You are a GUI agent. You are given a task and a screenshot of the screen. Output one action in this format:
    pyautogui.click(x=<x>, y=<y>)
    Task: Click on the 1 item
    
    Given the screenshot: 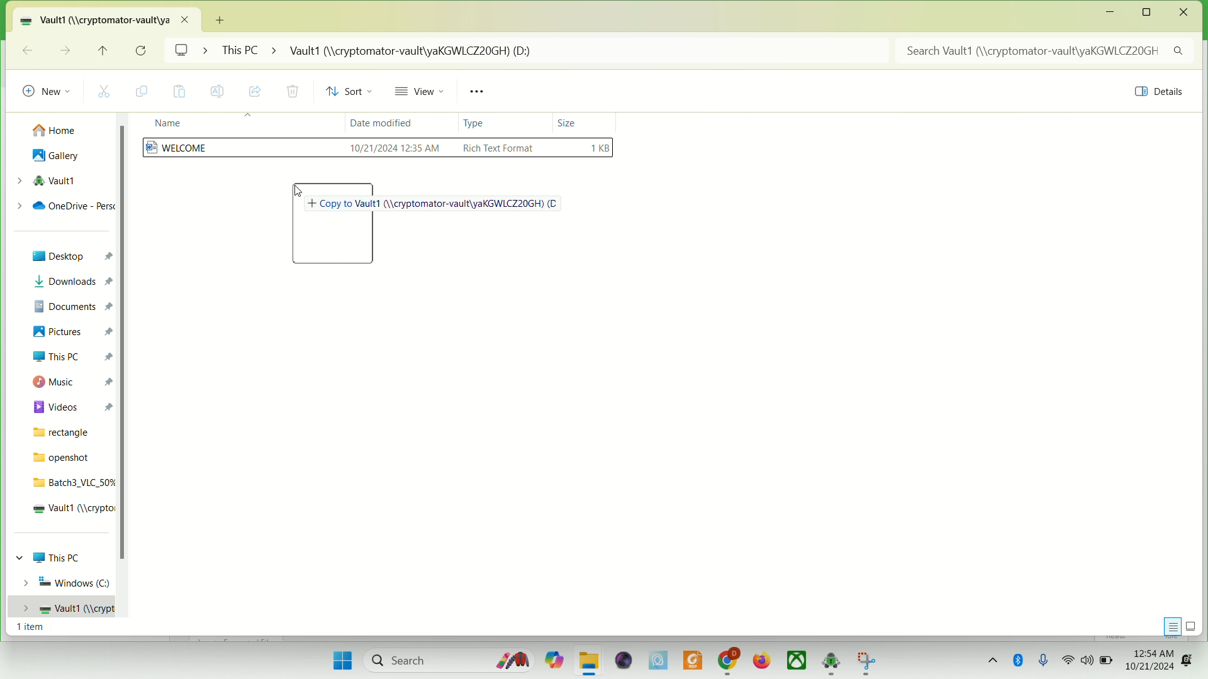 What is the action you would take?
    pyautogui.click(x=28, y=629)
    